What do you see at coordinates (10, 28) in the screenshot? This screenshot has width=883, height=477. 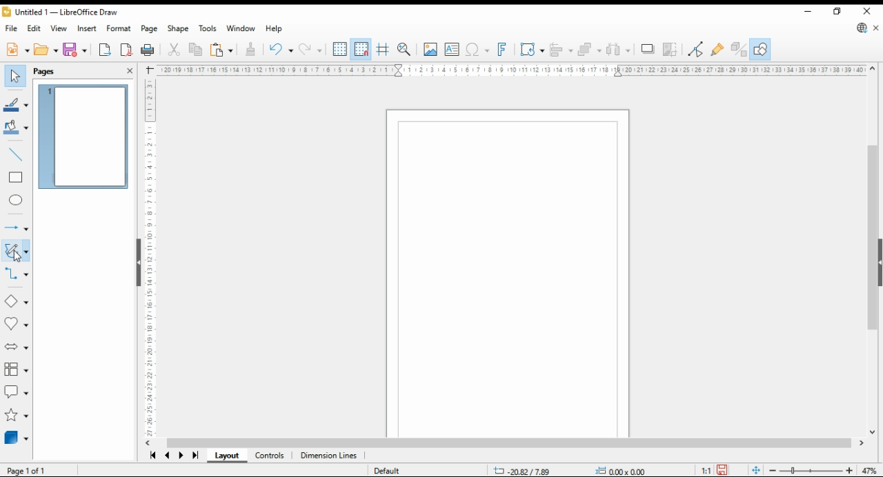 I see `file` at bounding box center [10, 28].